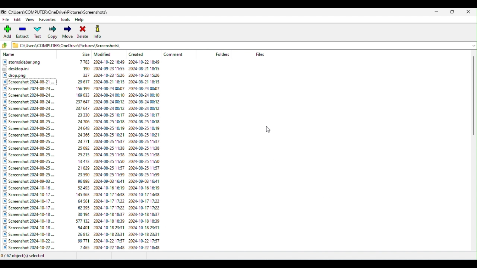 The width and height of the screenshot is (477, 268). What do you see at coordinates (6, 19) in the screenshot?
I see `File` at bounding box center [6, 19].